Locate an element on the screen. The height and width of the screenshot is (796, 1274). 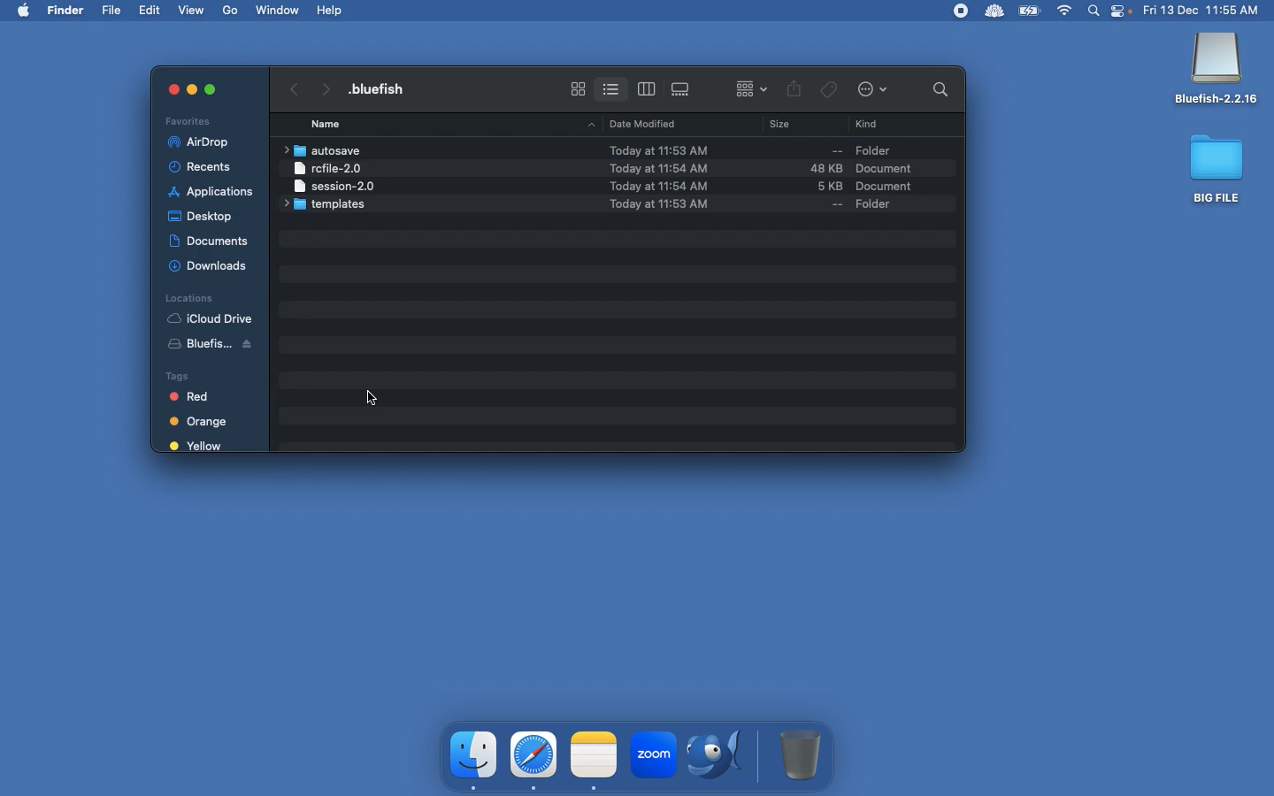
Finder  is located at coordinates (66, 11).